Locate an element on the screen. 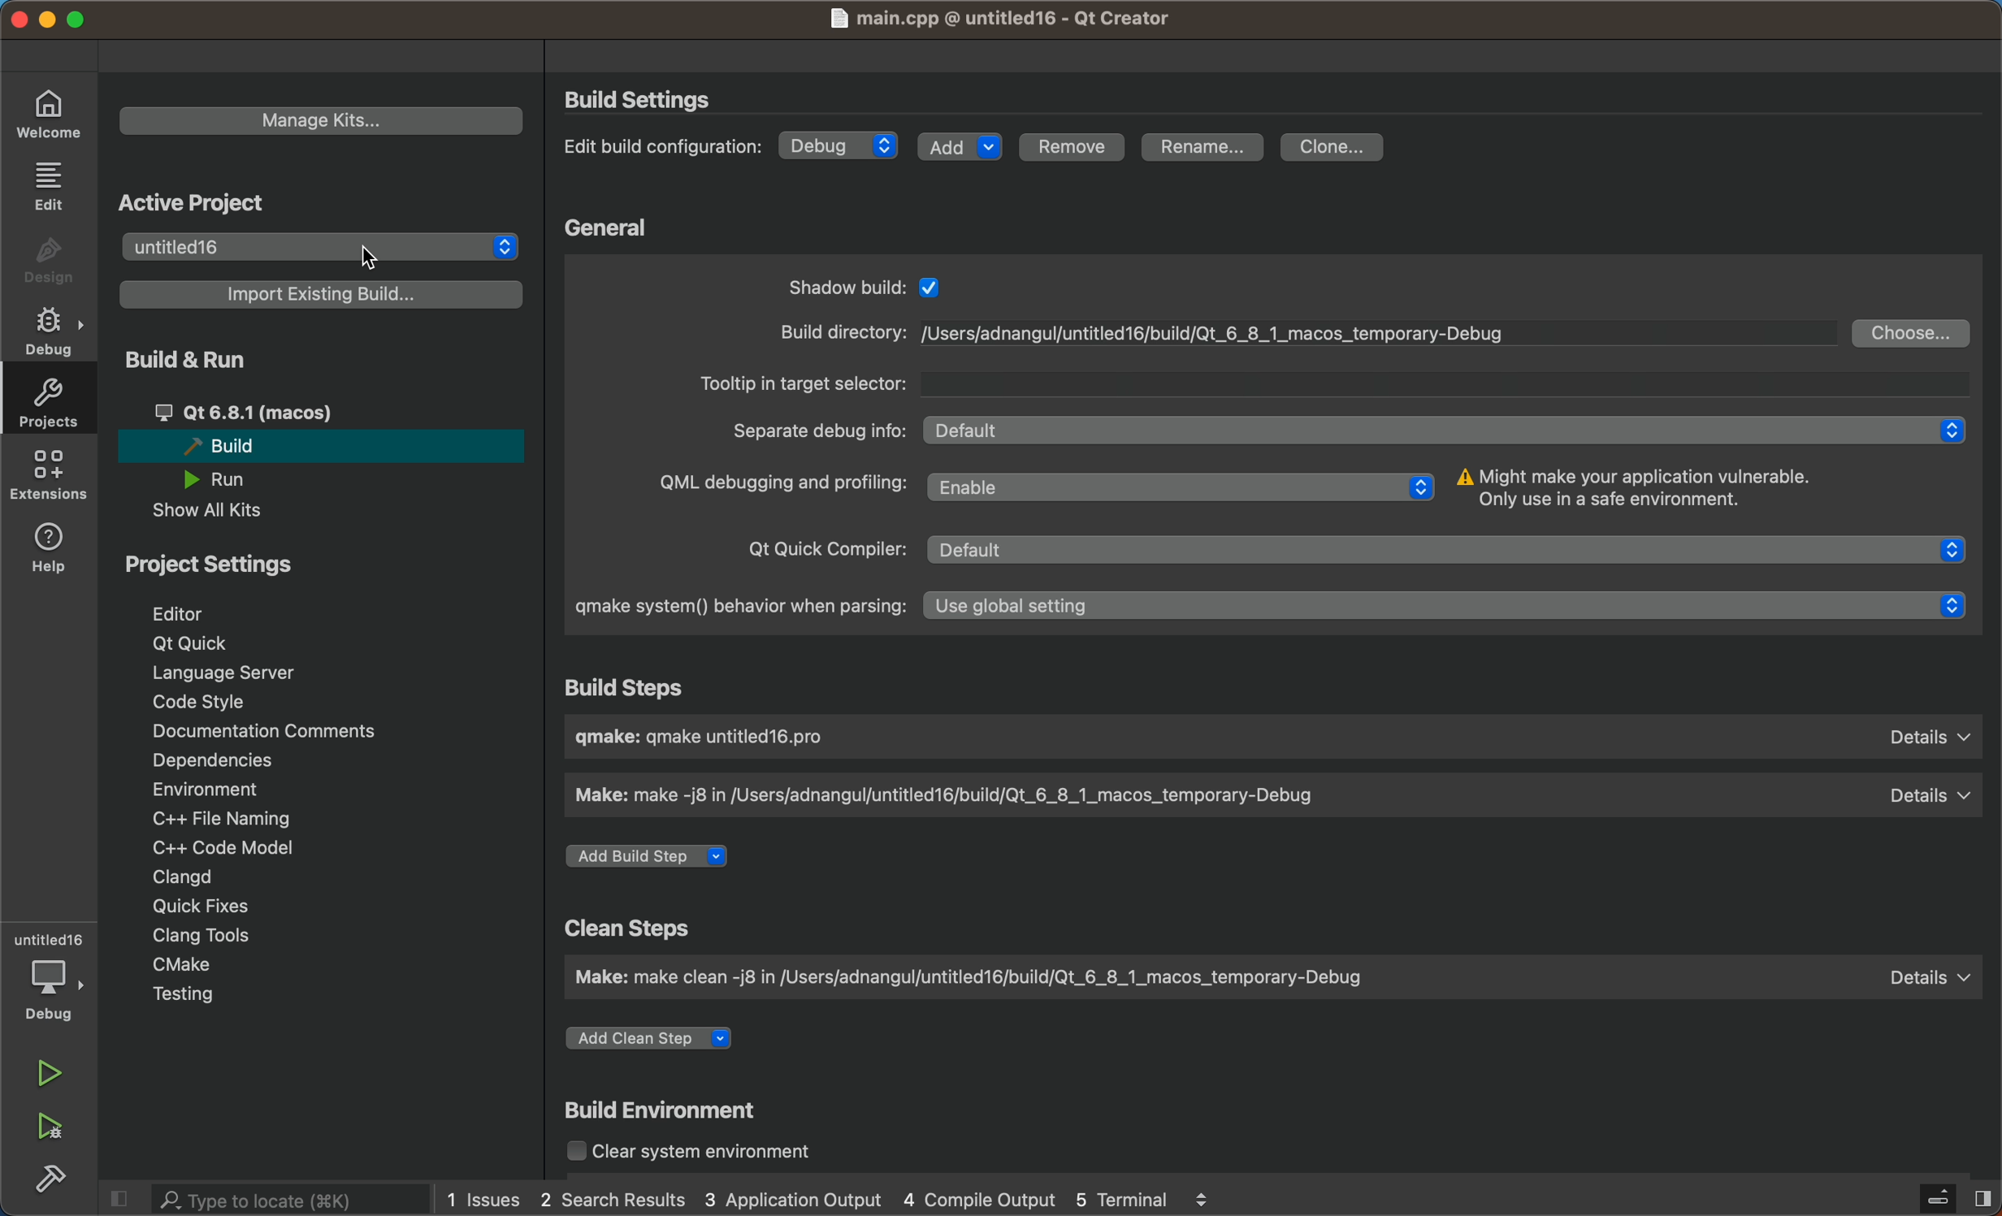 Image resolution: width=2002 pixels, height=1216 pixels. general is located at coordinates (628, 223).